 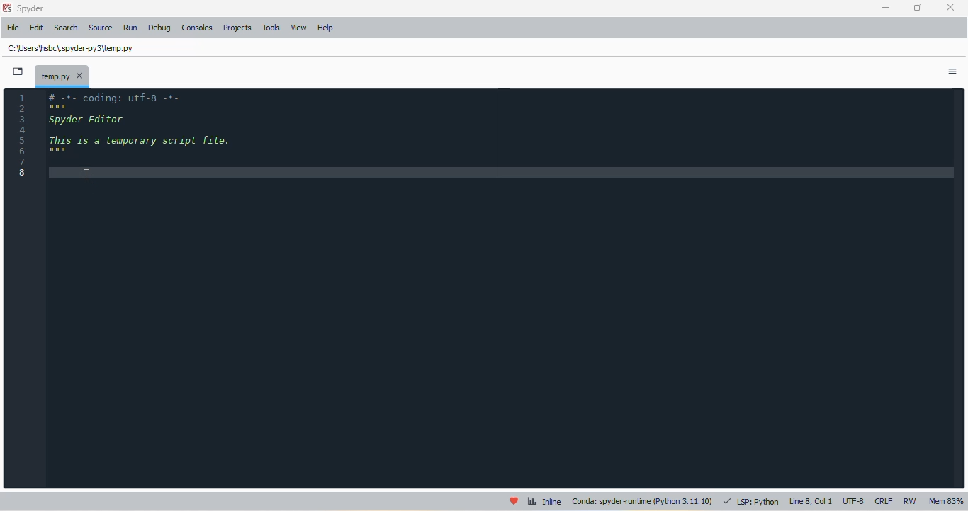 What do you see at coordinates (854, 502) in the screenshot?
I see `UTF-8` at bounding box center [854, 502].